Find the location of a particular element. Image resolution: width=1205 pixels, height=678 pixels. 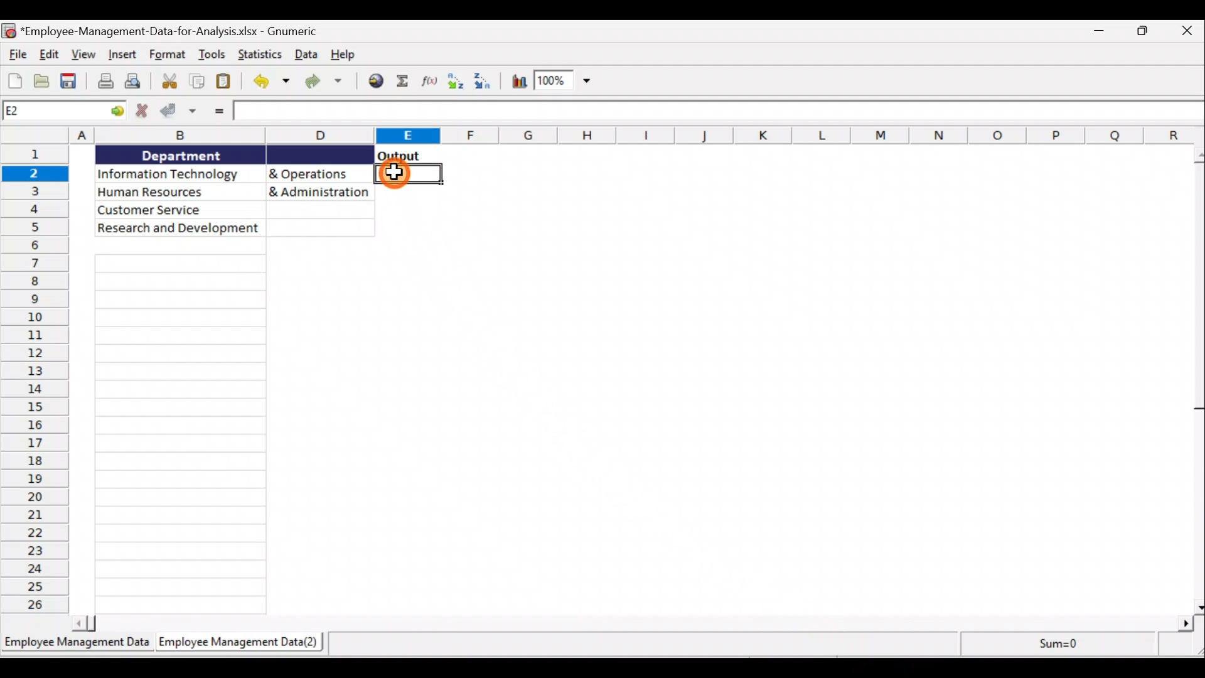

Sort Descending is located at coordinates (488, 80).